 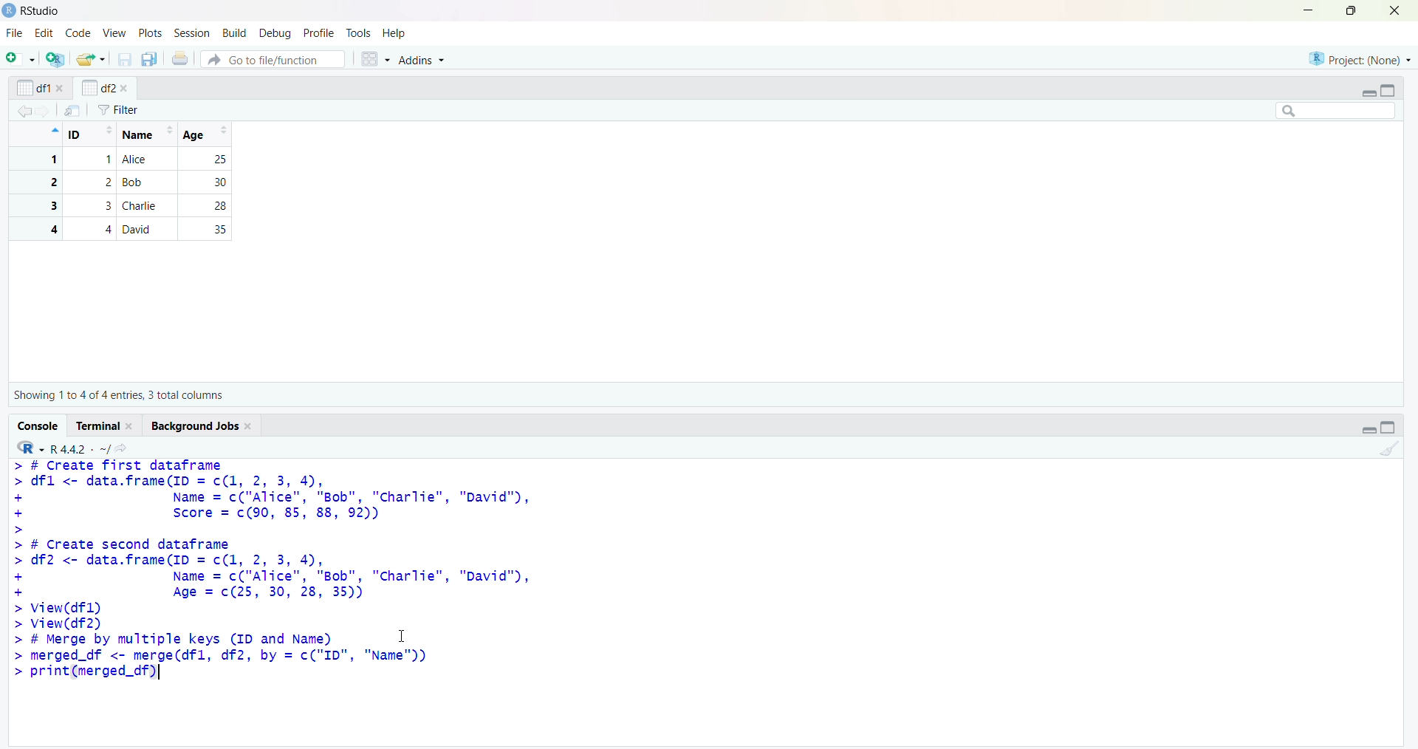 I want to click on add file as, so click(x=24, y=58).